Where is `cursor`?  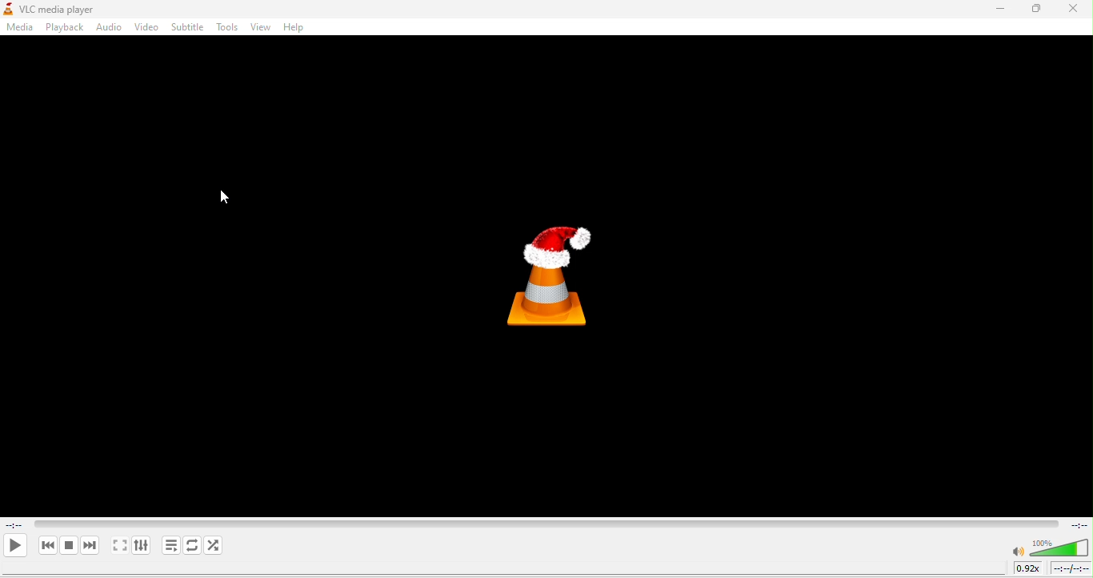 cursor is located at coordinates (224, 199).